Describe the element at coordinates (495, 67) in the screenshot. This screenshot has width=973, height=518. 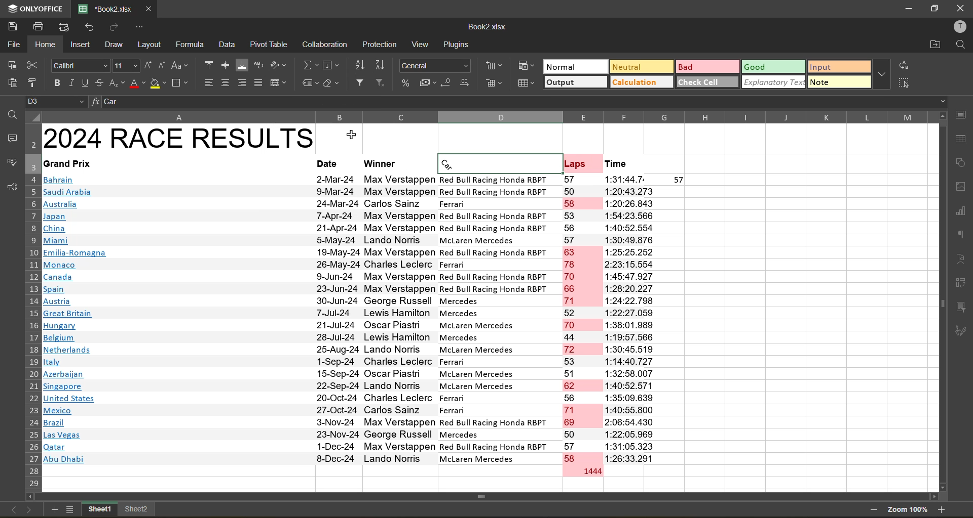
I see `insert cells` at that location.